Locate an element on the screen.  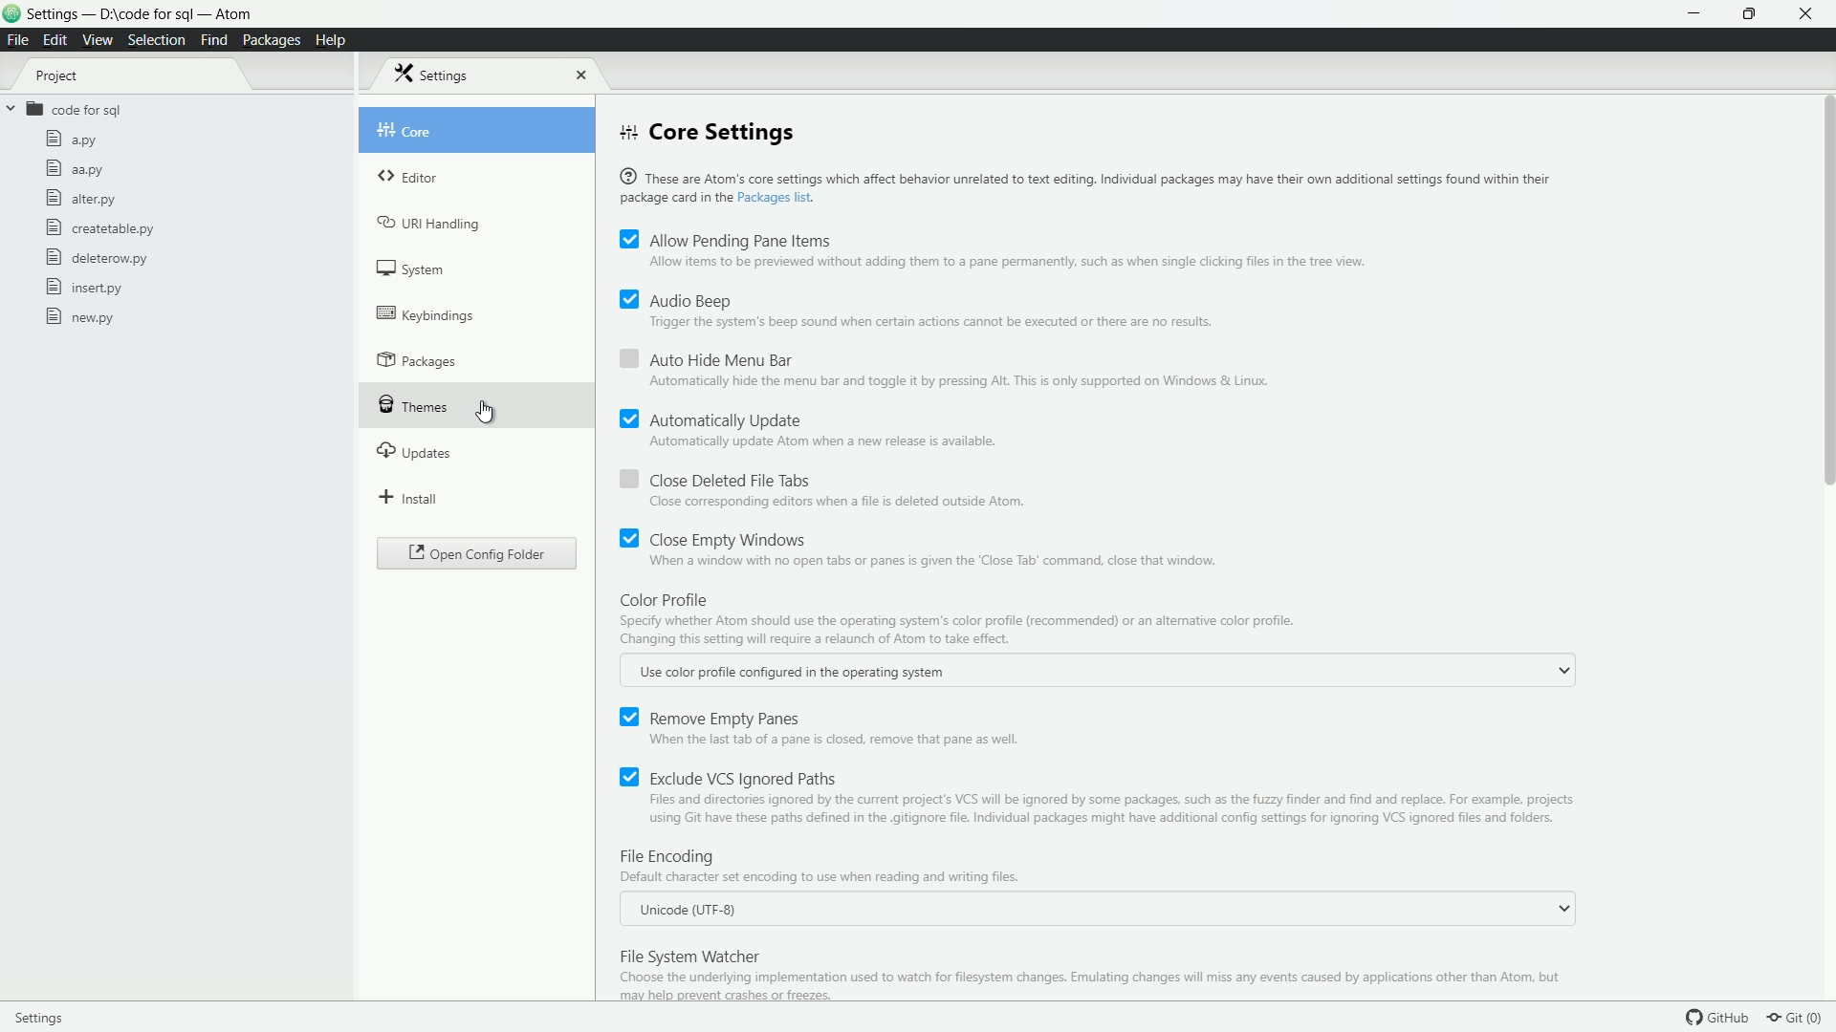
open config folder is located at coordinates (476, 554).